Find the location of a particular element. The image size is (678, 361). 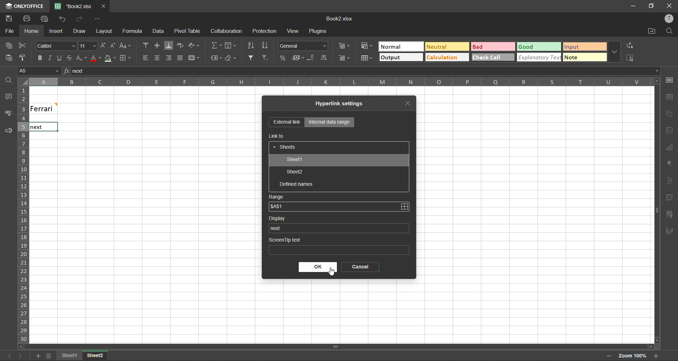

Next is located at coordinates (36, 128).